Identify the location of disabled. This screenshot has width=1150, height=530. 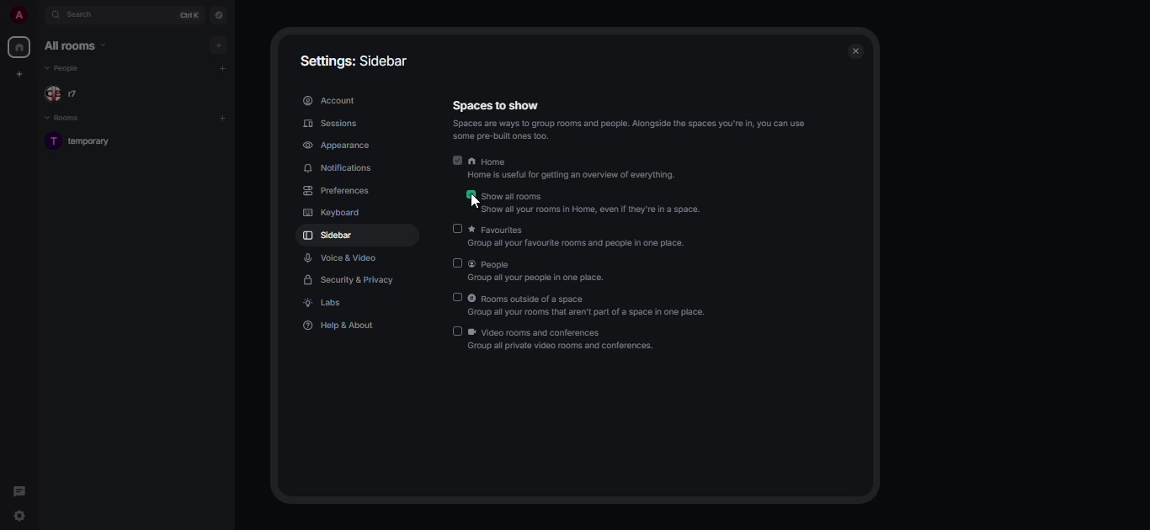
(457, 297).